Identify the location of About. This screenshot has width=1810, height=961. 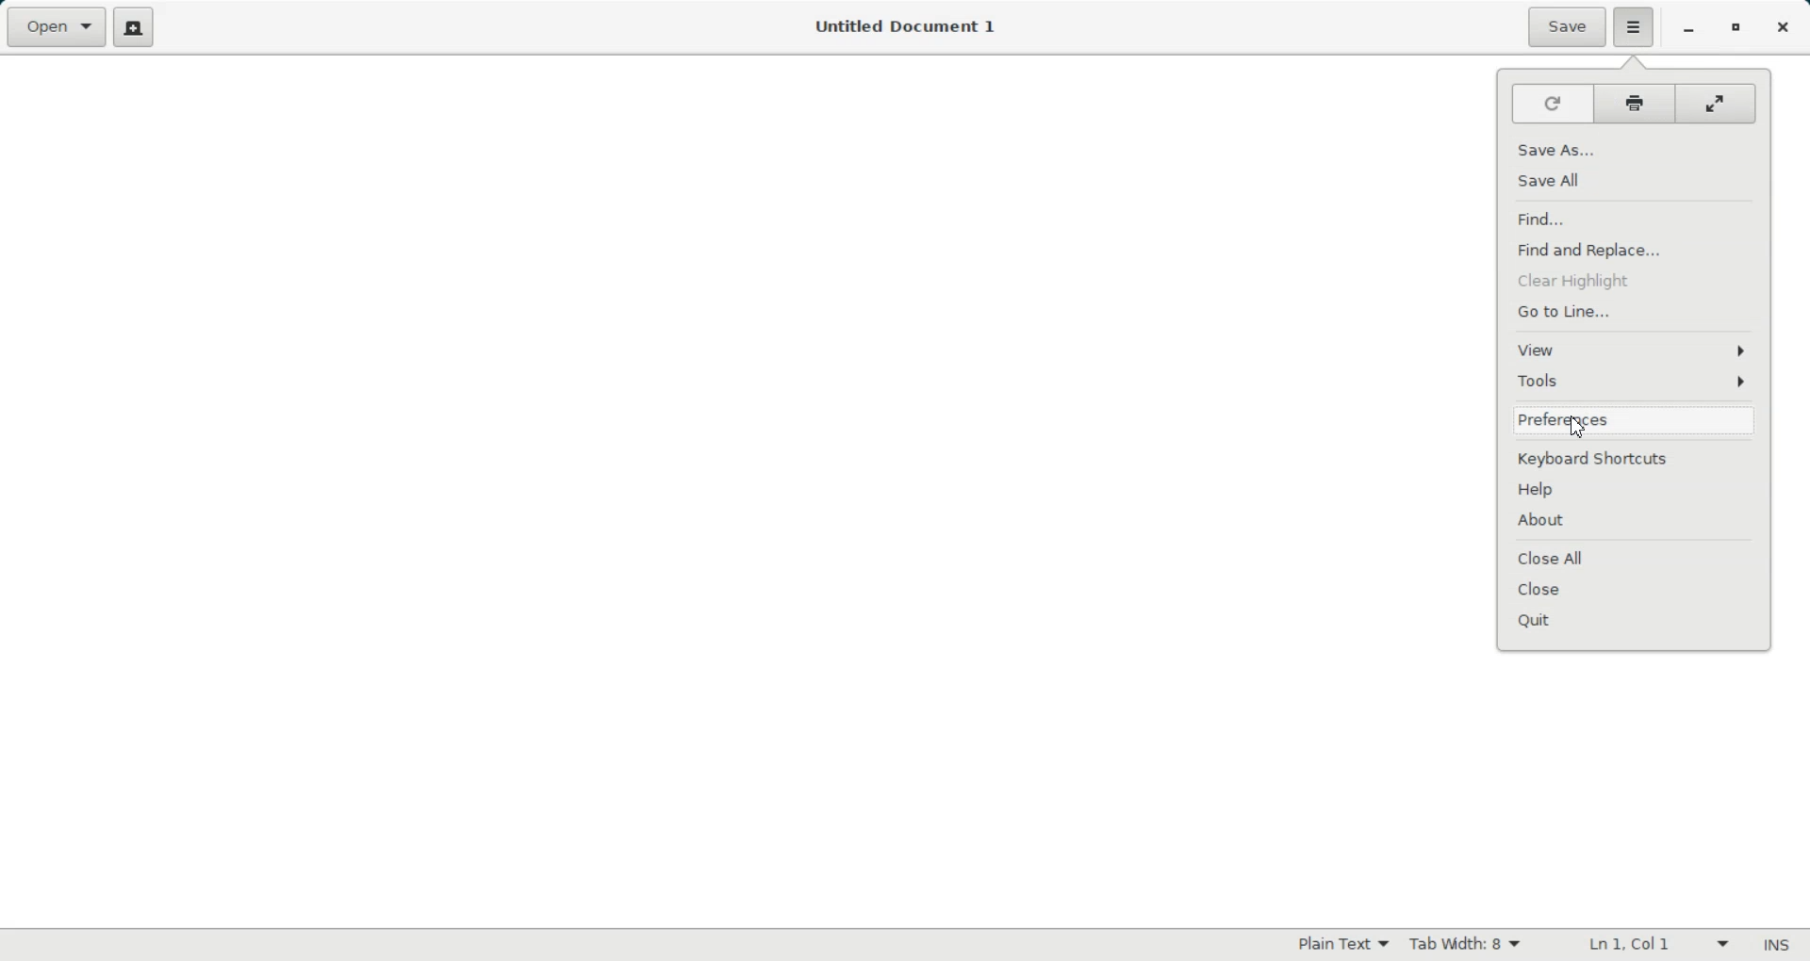
(1635, 519).